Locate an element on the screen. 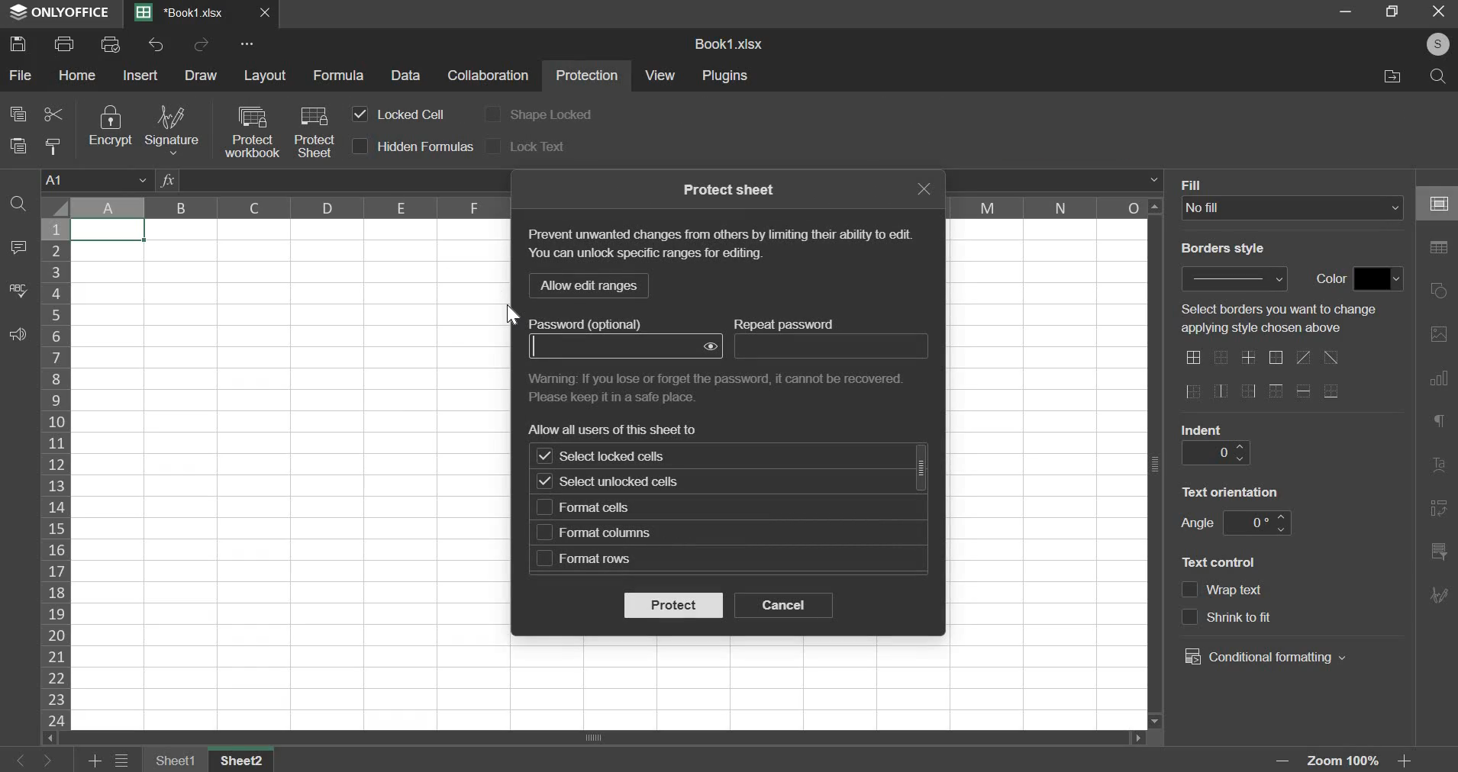  paste is located at coordinates (18, 144).